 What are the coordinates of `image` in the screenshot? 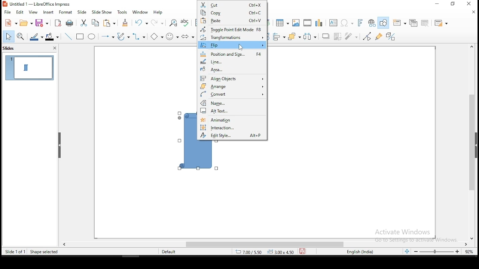 It's located at (296, 23).